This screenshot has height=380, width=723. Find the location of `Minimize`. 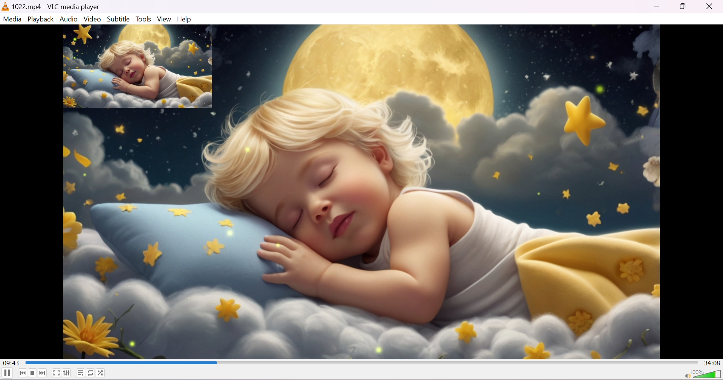

Minimize is located at coordinates (657, 9).